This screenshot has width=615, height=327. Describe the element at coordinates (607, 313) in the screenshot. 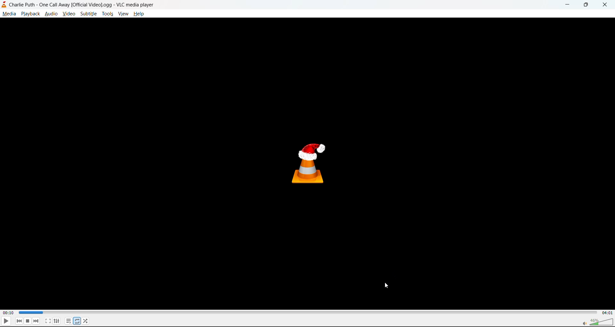

I see `04:01` at that location.